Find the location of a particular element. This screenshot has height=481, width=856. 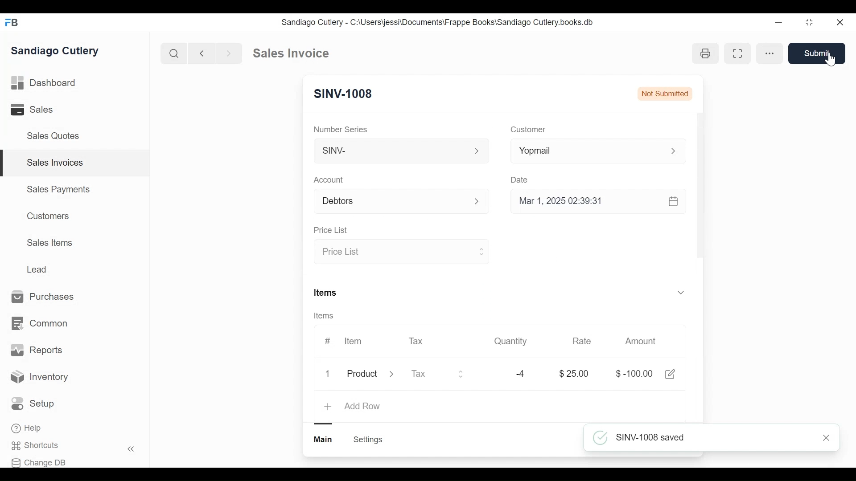

Item is located at coordinates (353, 341).